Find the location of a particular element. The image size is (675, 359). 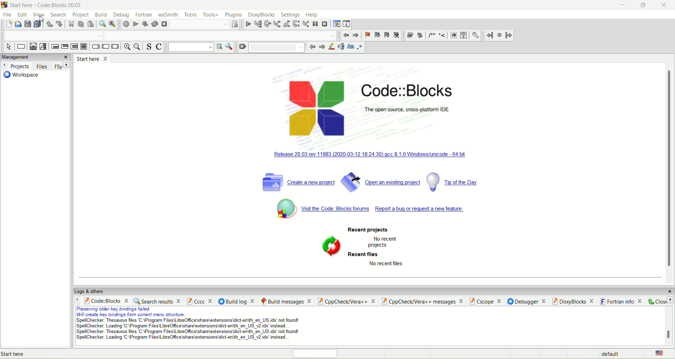

close is located at coordinates (665, 8).